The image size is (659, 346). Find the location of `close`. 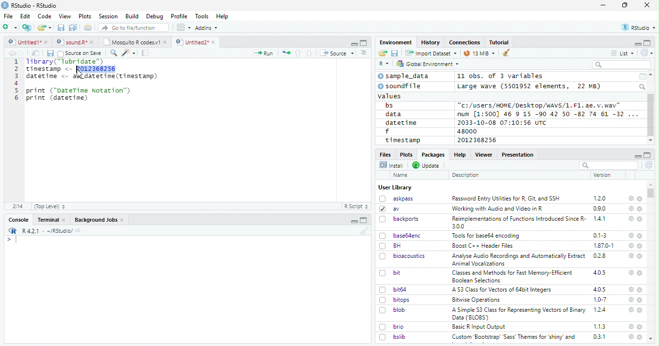

close is located at coordinates (641, 256).